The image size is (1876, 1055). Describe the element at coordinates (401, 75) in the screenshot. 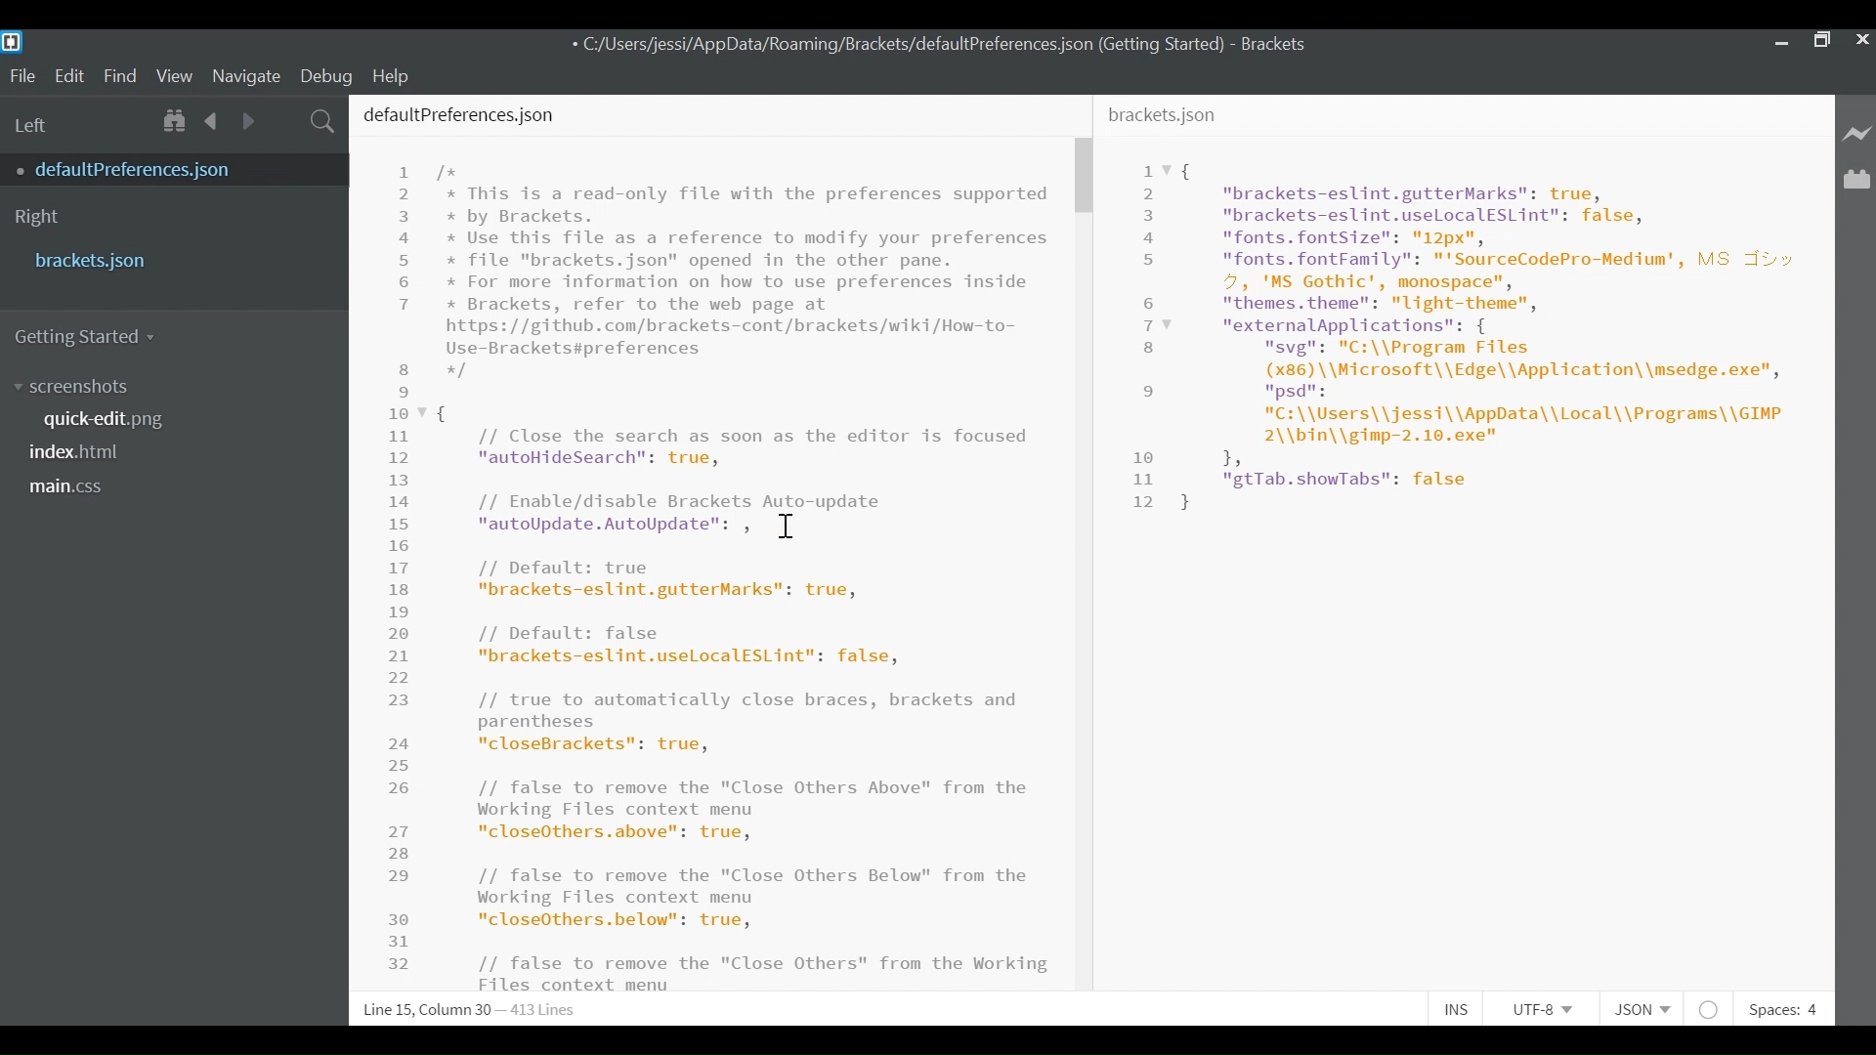

I see `Help` at that location.